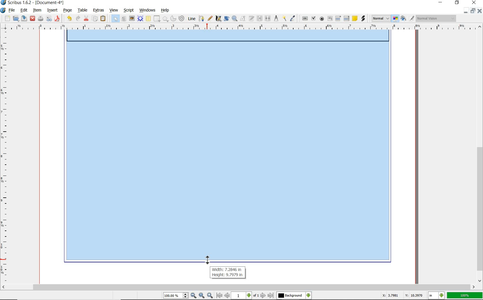 The width and height of the screenshot is (483, 300). I want to click on 1, so click(242, 296).